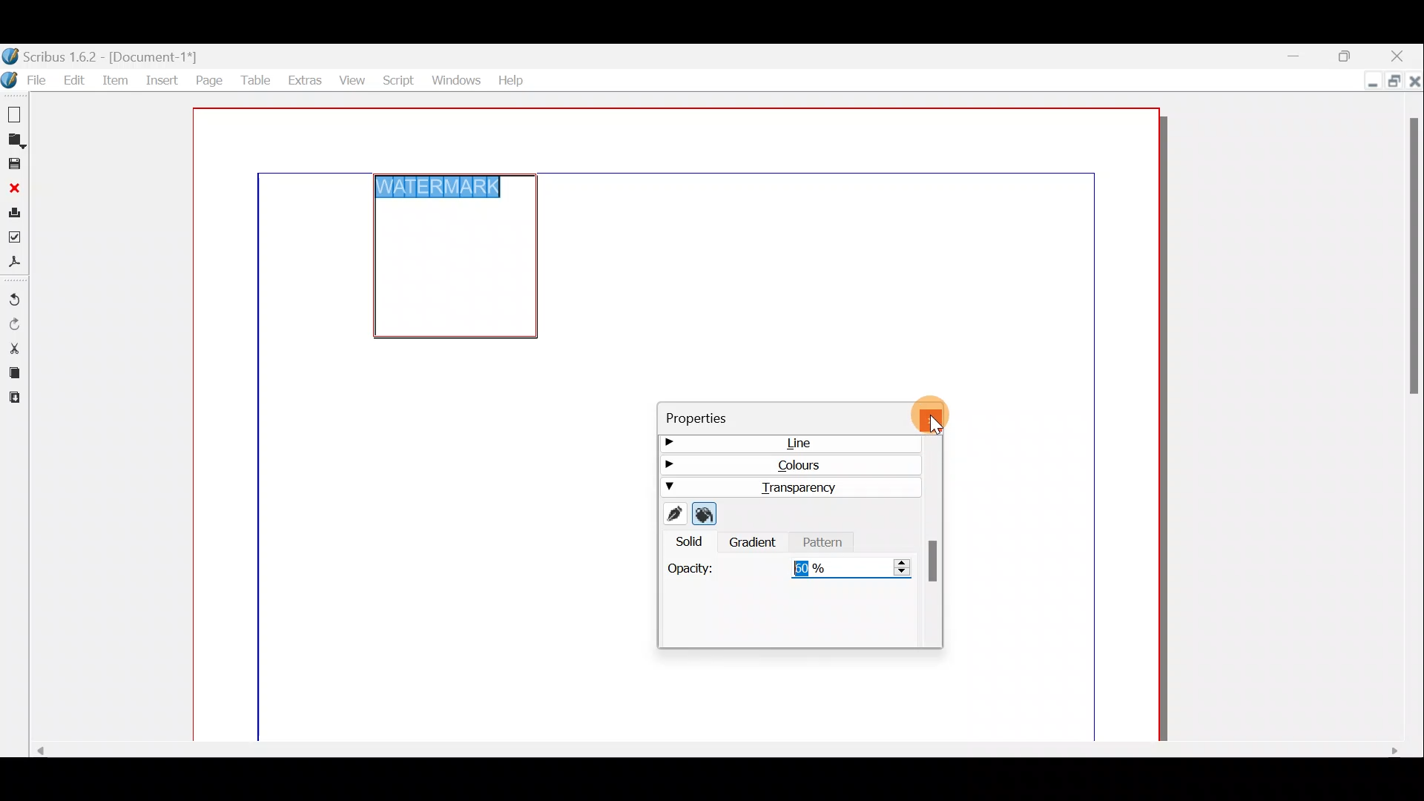 The image size is (1424, 801). I want to click on File, so click(27, 79).